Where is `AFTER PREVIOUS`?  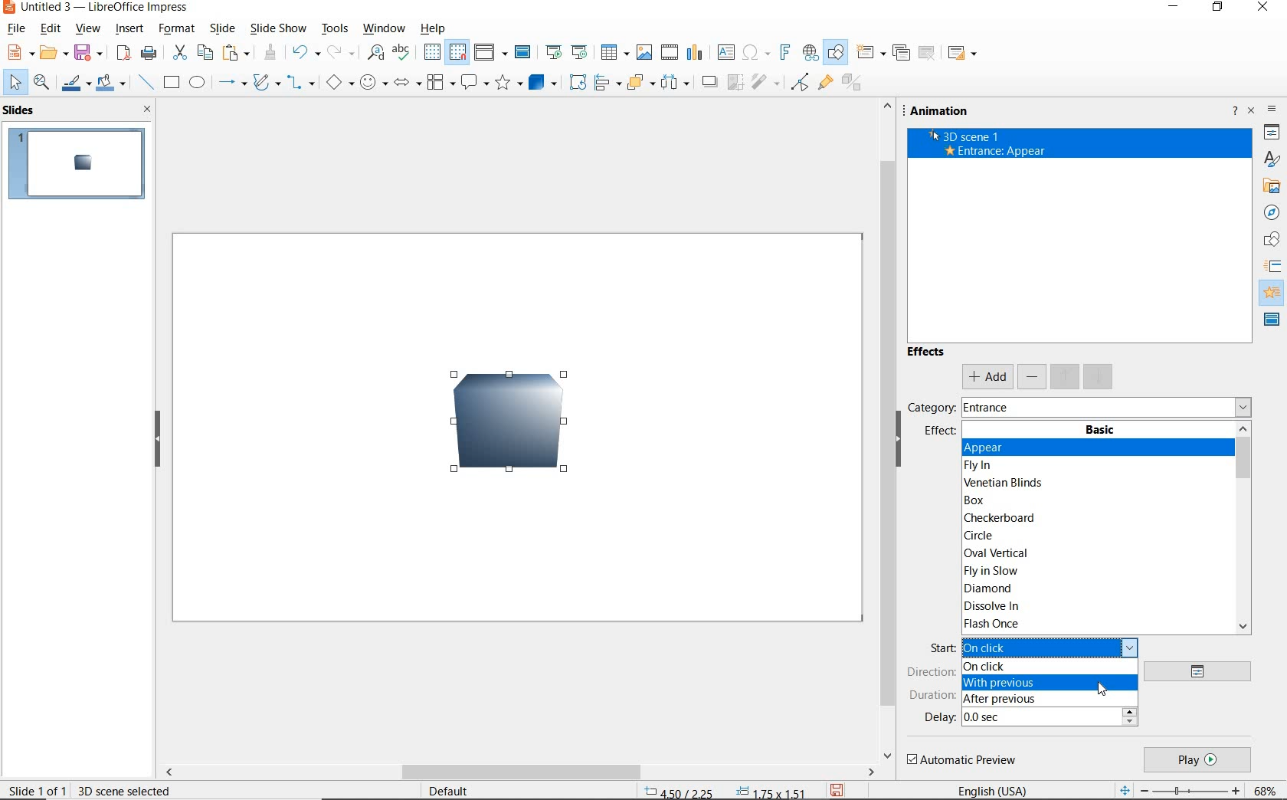 AFTER PREVIOUS is located at coordinates (1048, 700).